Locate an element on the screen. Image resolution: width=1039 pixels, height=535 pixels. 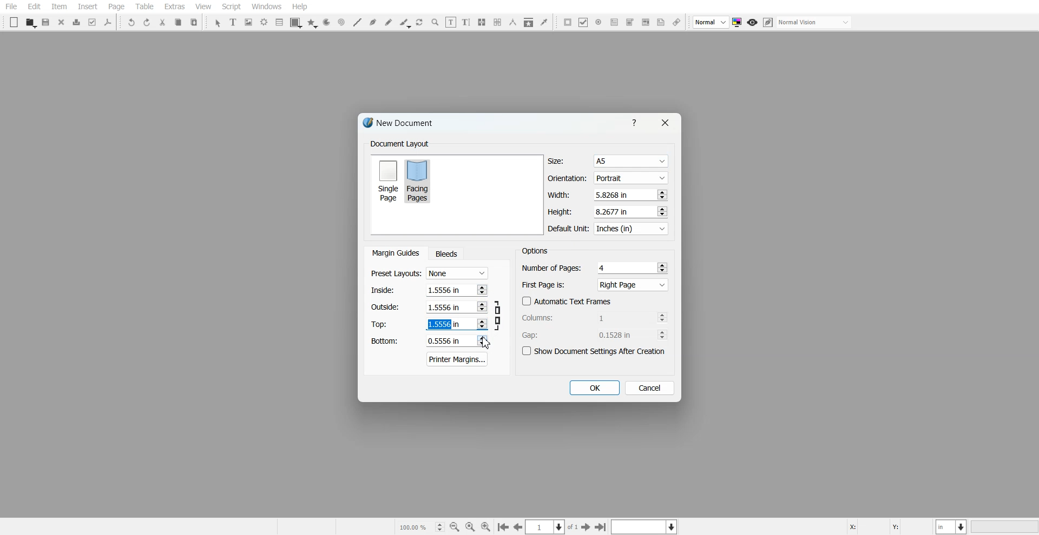
Item is located at coordinates (59, 7).